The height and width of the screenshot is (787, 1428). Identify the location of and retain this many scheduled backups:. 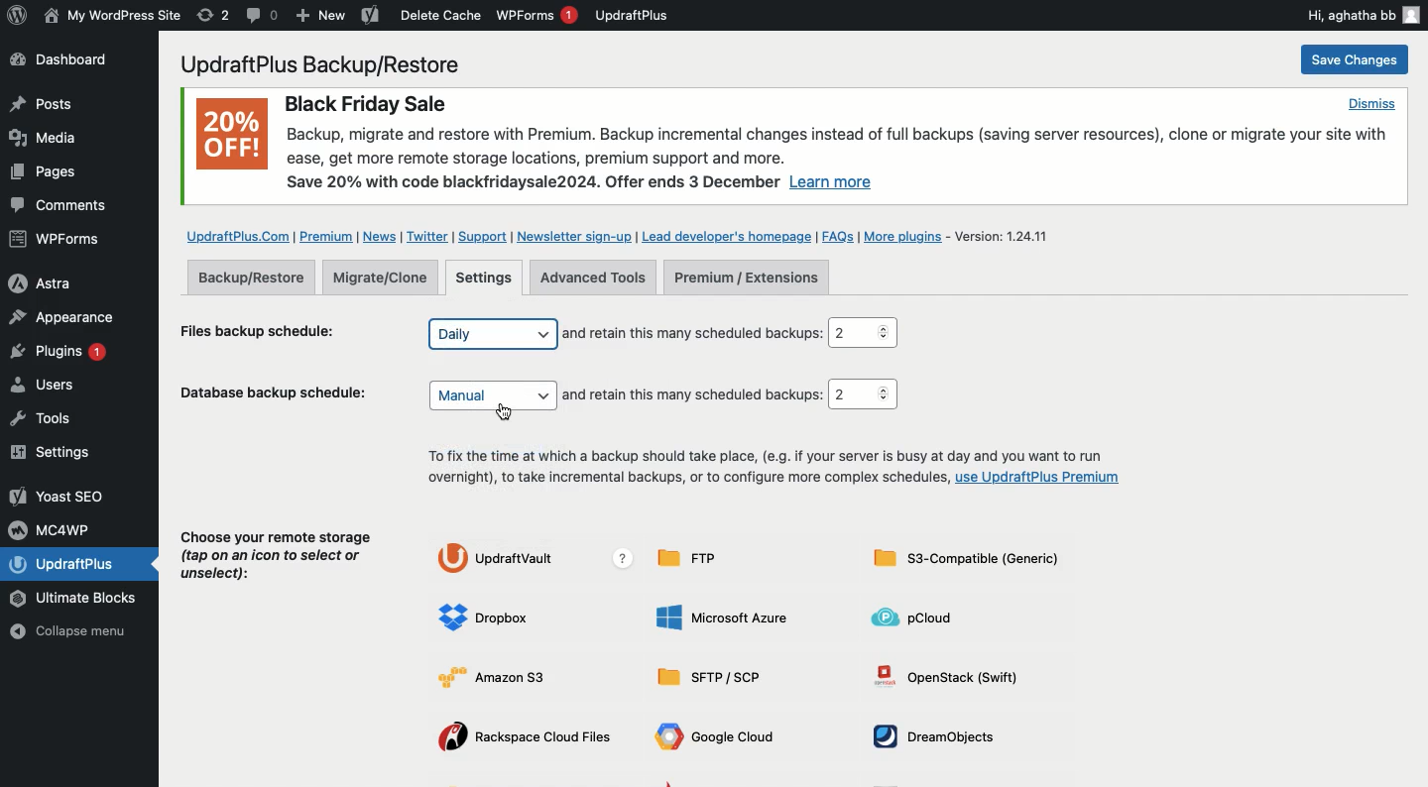
(695, 395).